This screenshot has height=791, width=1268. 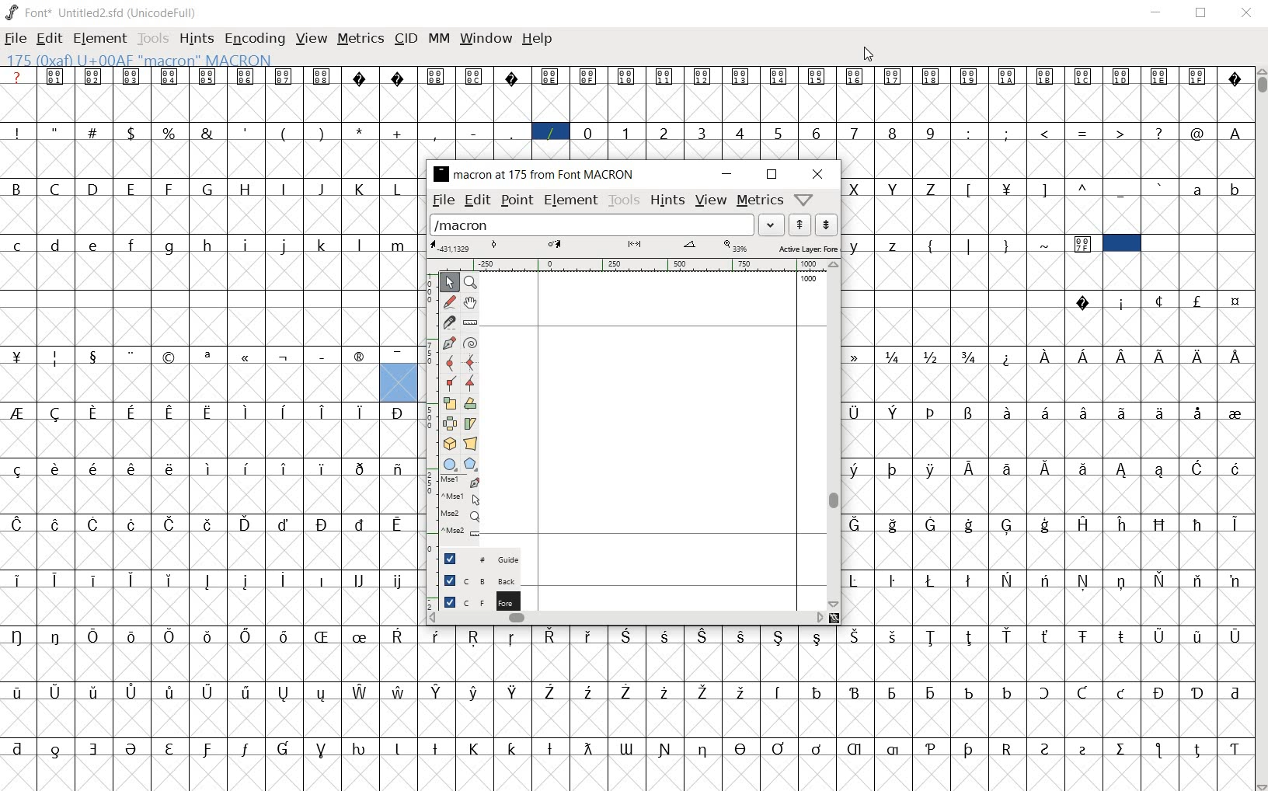 I want to click on Symbol, so click(x=1233, y=75).